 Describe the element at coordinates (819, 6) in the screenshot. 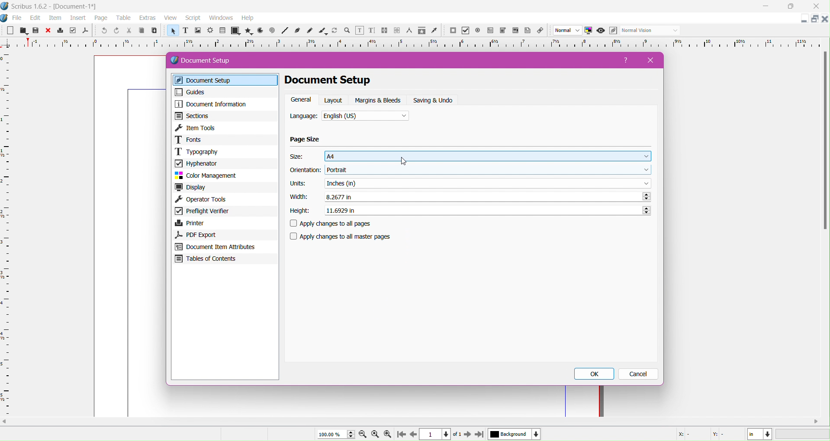

I see `close app` at that location.